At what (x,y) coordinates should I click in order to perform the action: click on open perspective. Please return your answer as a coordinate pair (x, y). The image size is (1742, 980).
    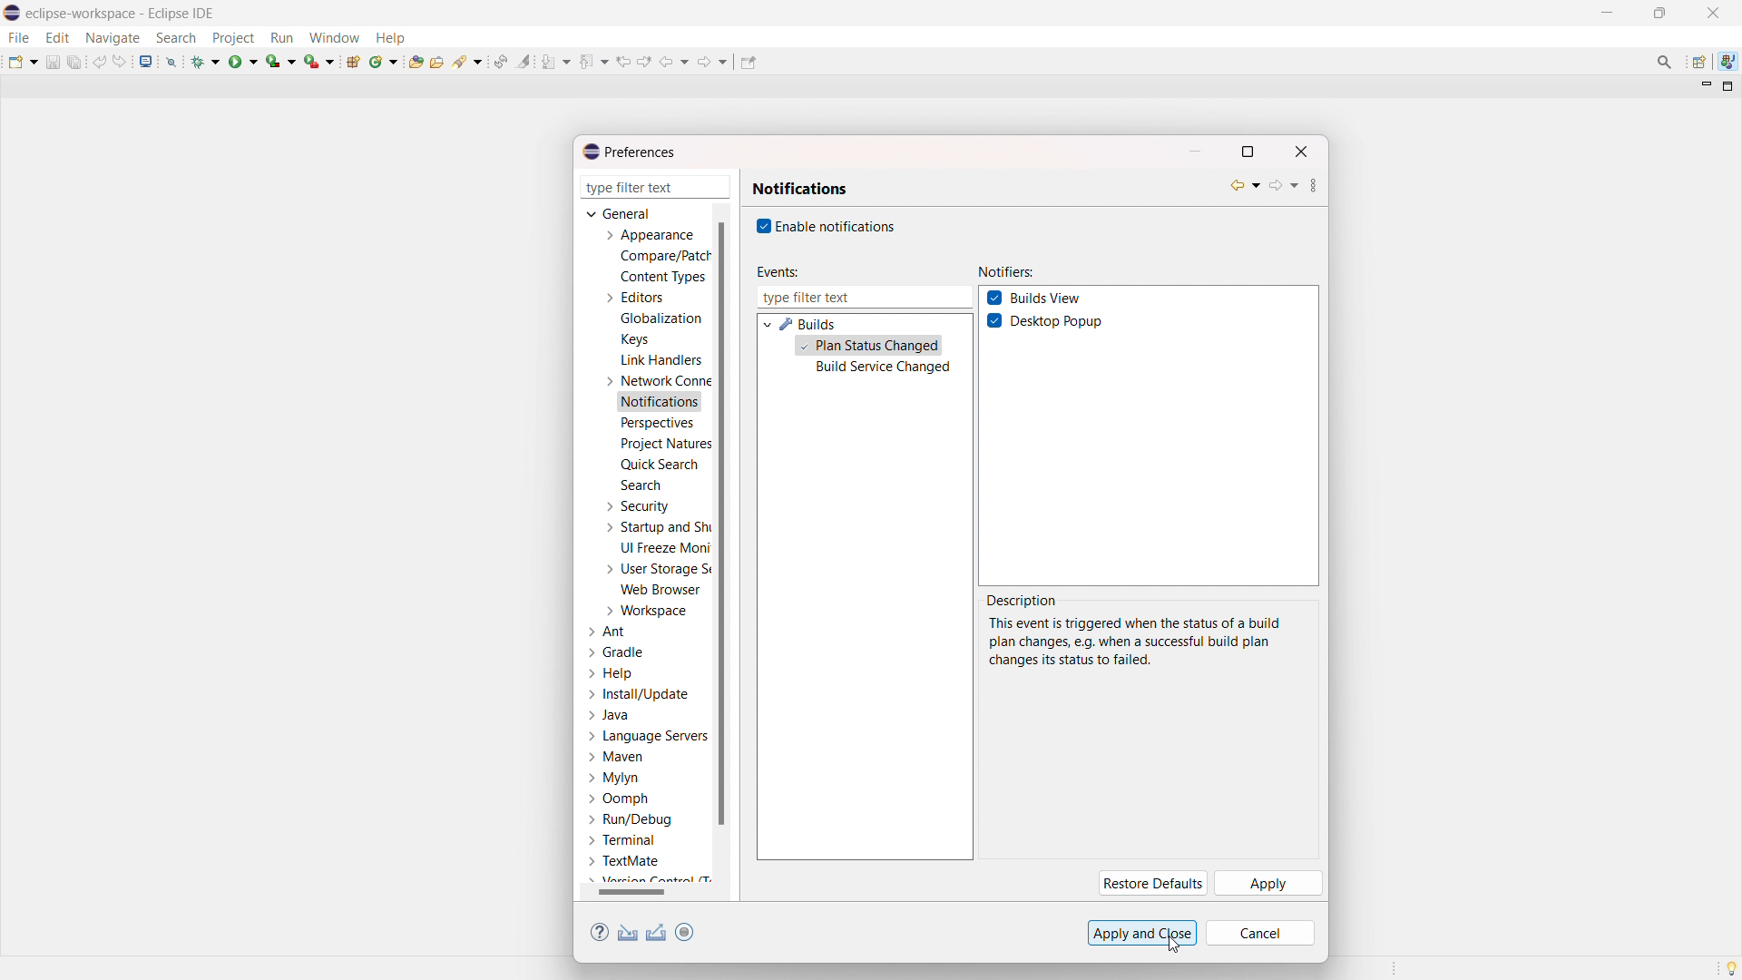
    Looking at the image, I should click on (1698, 63).